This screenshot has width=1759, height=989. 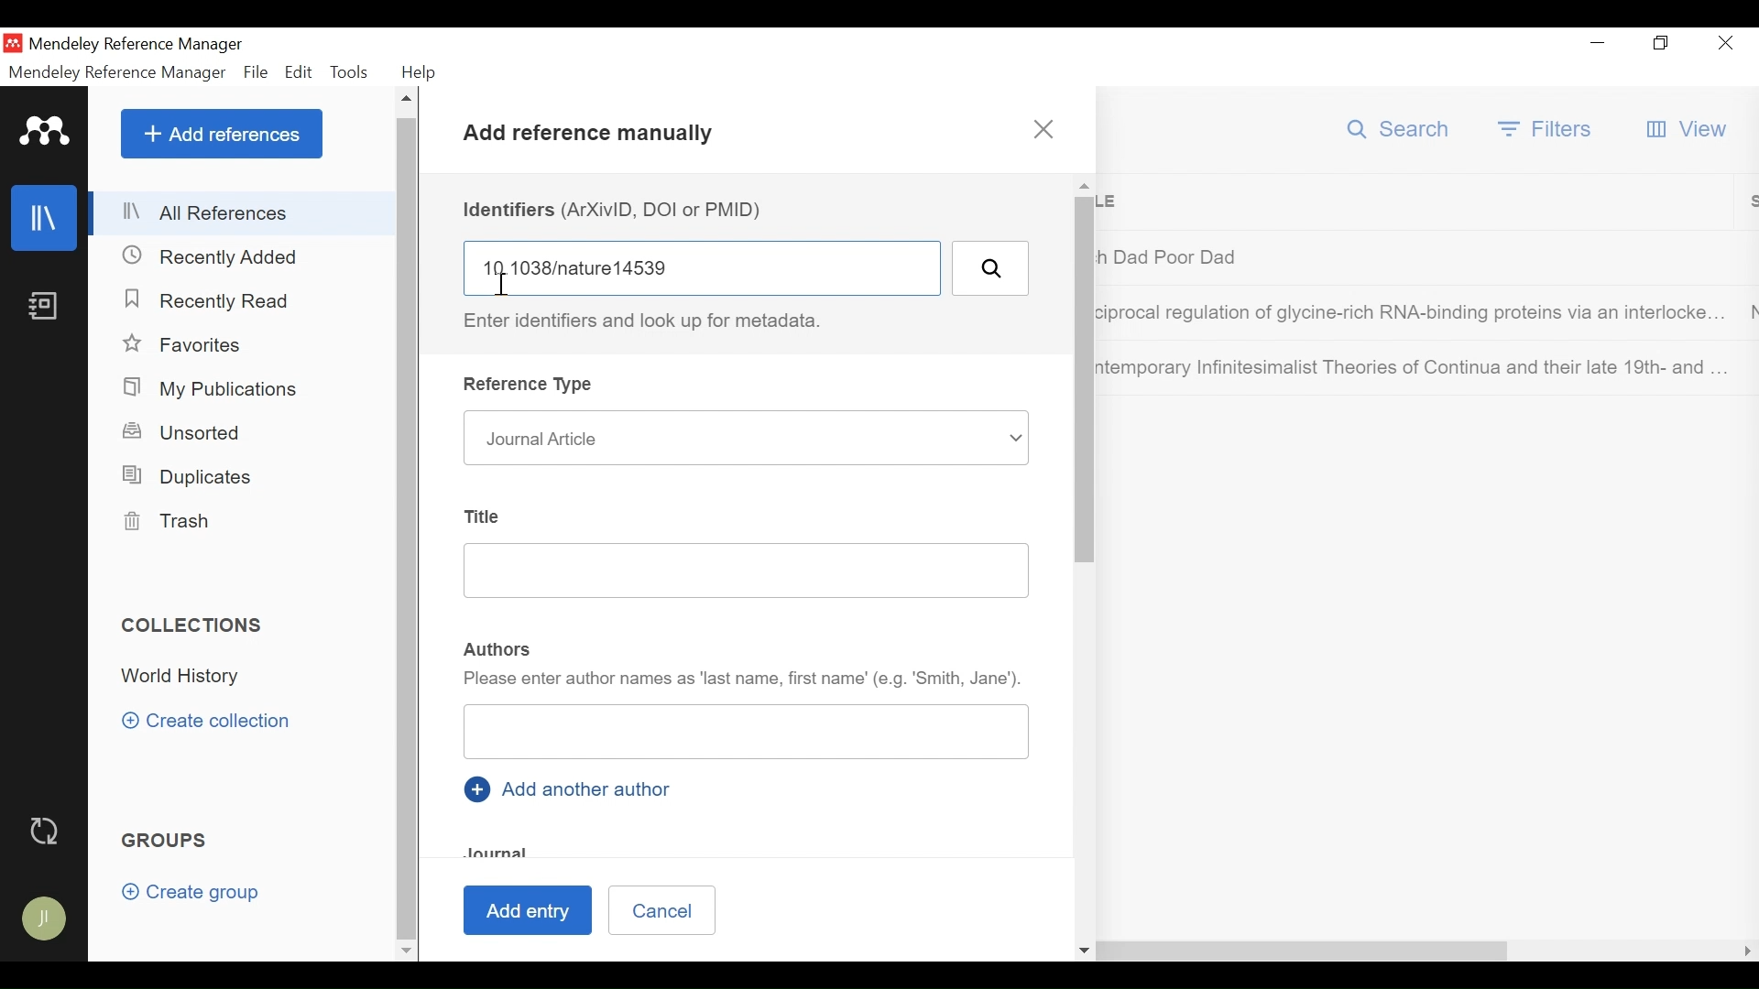 I want to click on Title Field, so click(x=747, y=571).